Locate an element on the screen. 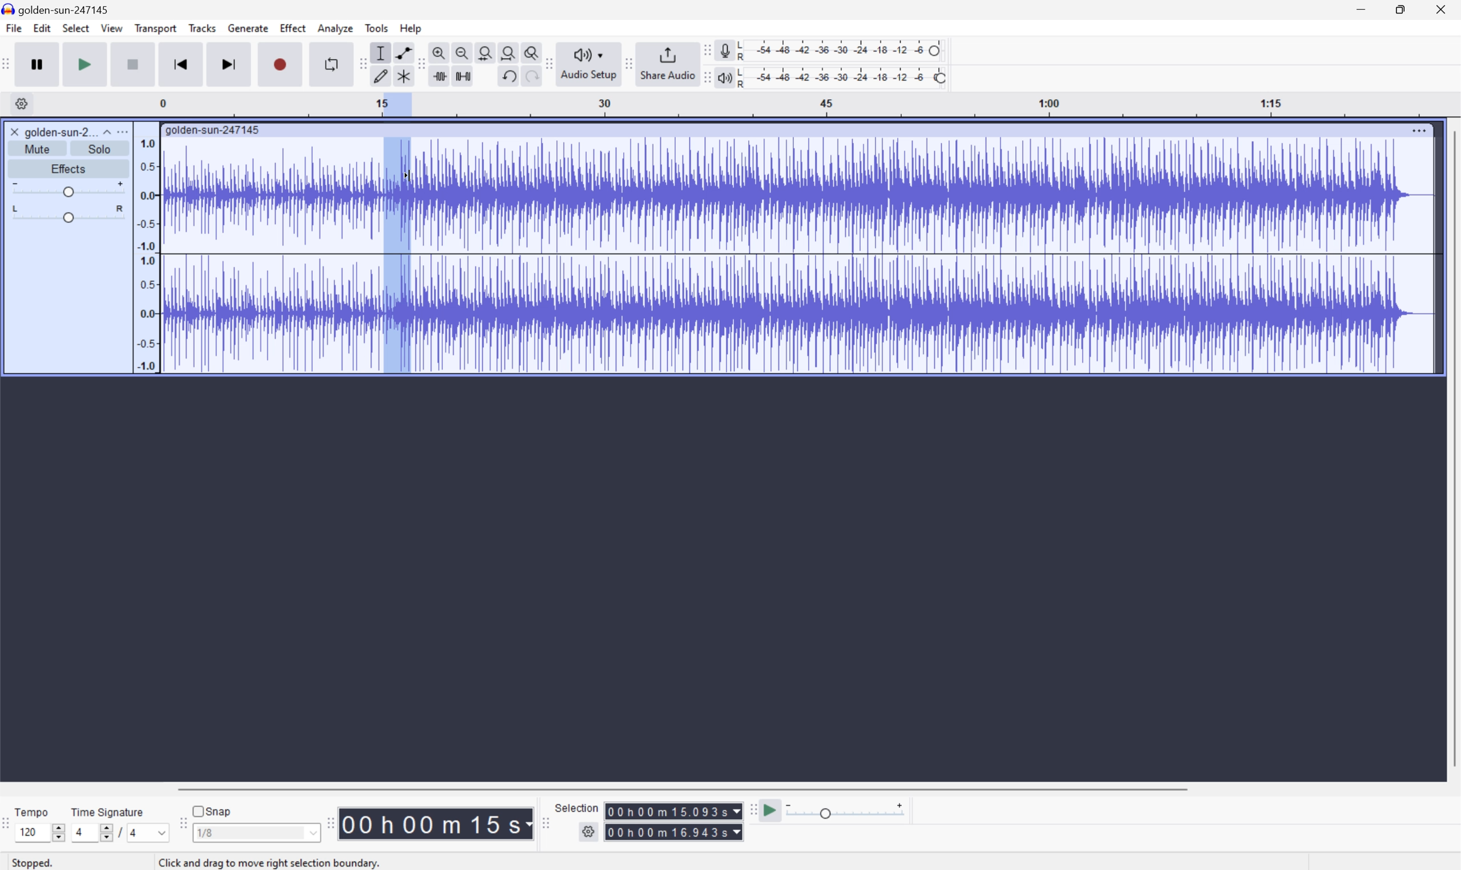 The width and height of the screenshot is (1461, 870). Drop Down is located at coordinates (312, 835).